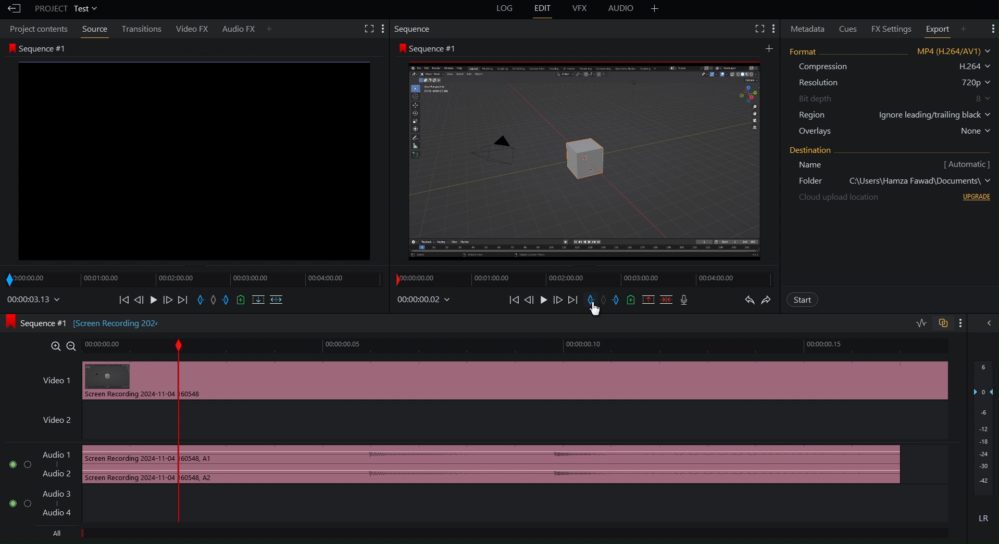 This screenshot has width=999, height=544. I want to click on Tools, so click(370, 28).